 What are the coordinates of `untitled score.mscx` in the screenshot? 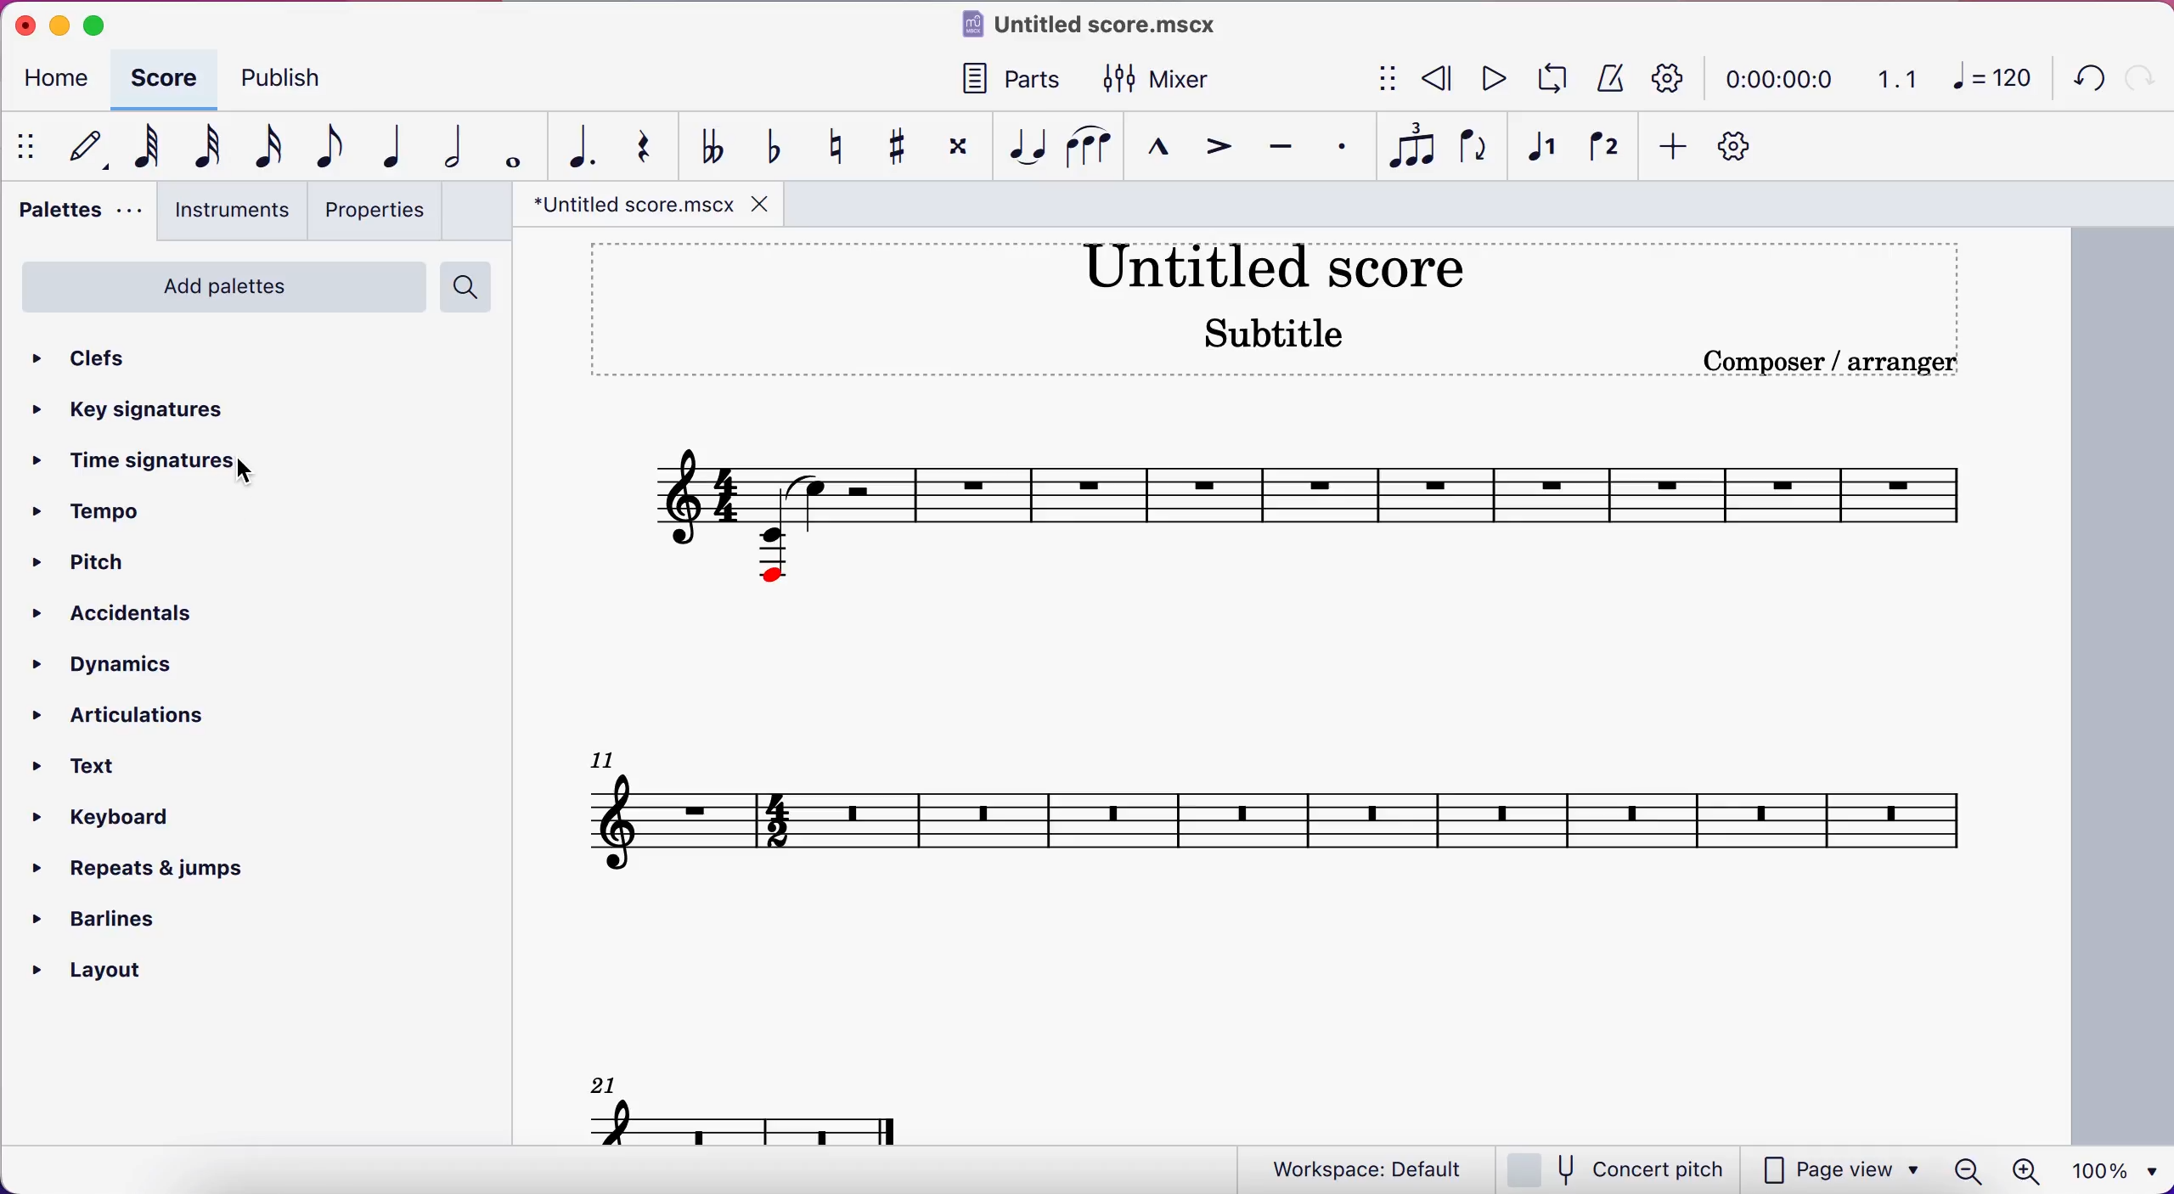 It's located at (651, 206).